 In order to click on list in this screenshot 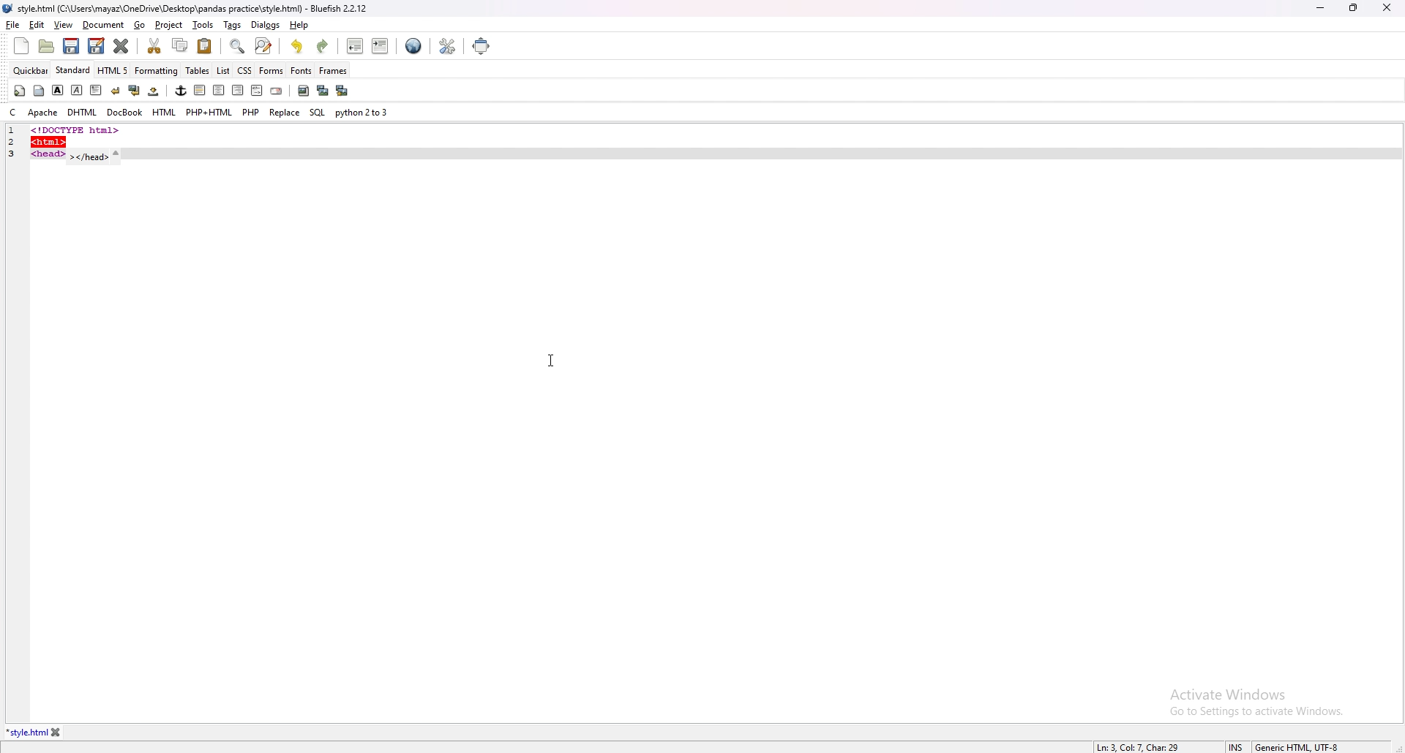, I will do `click(223, 69)`.